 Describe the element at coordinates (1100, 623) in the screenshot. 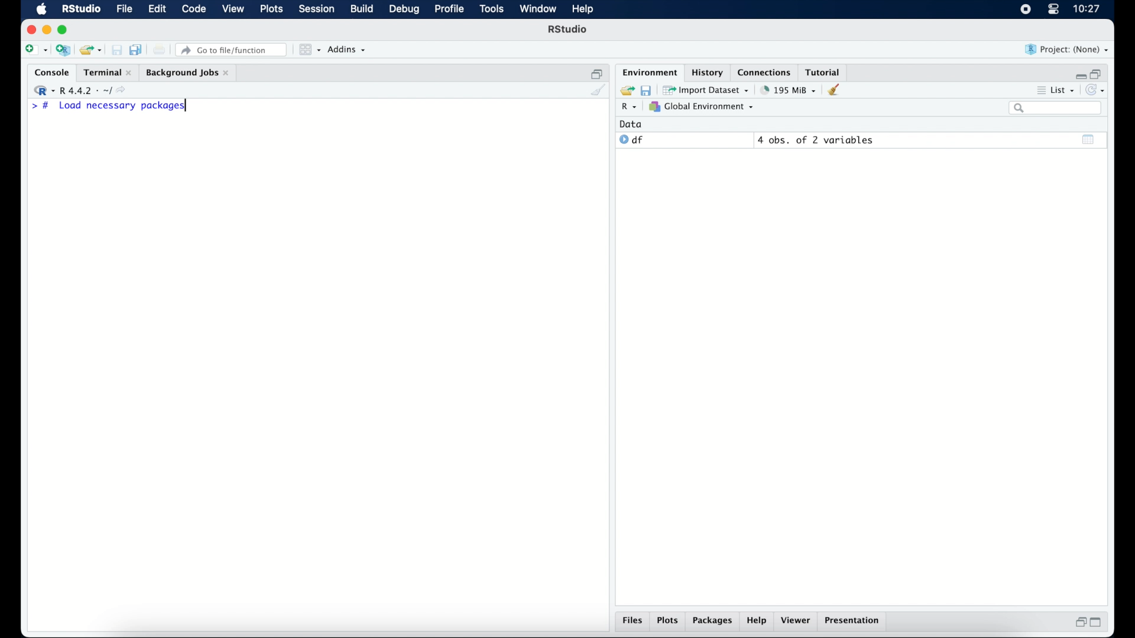

I see `maximize` at that location.